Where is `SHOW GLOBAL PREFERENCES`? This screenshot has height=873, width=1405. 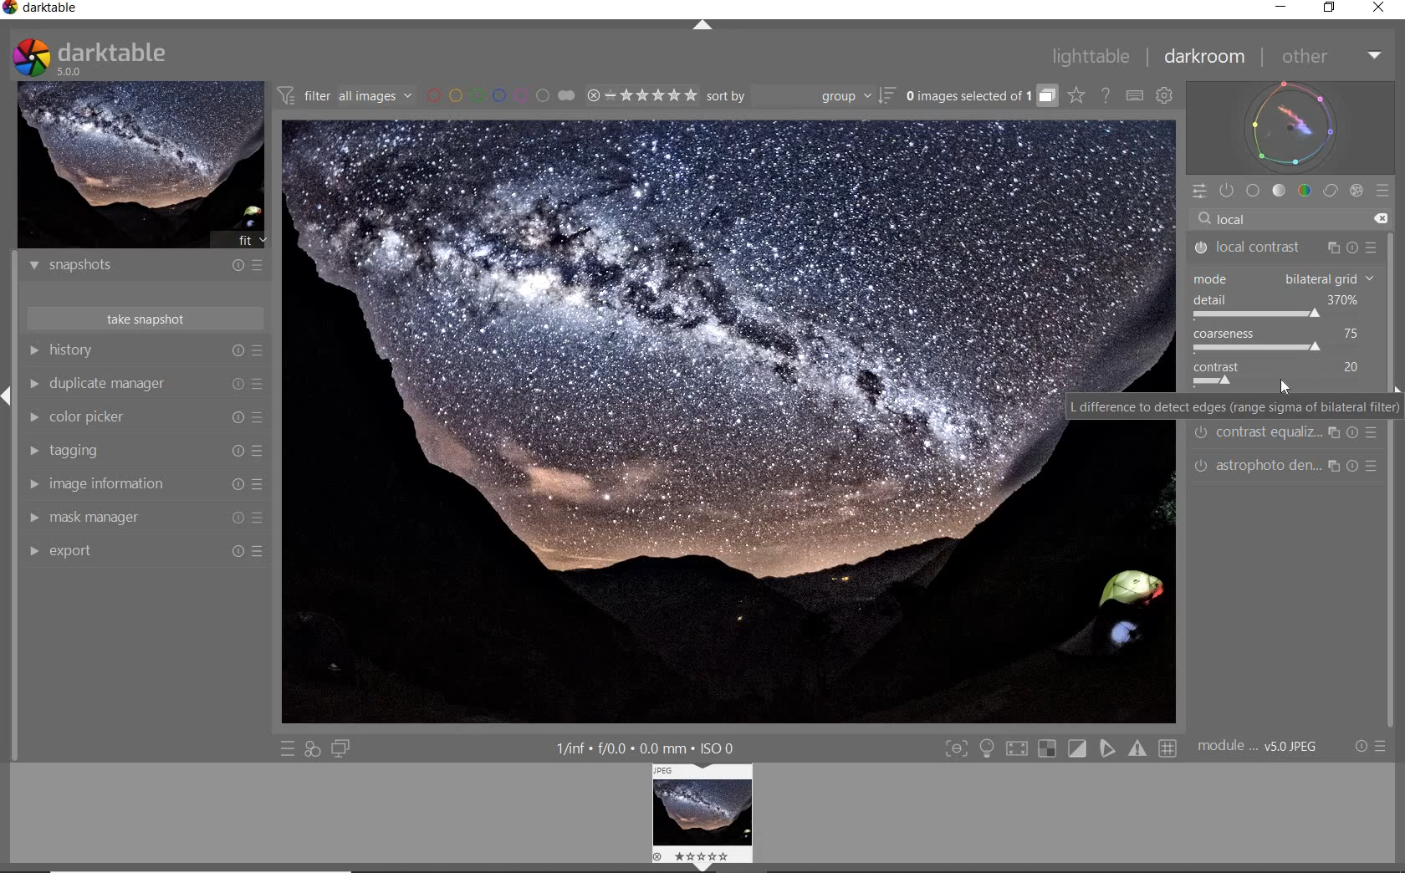 SHOW GLOBAL PREFERENCES is located at coordinates (1163, 94).